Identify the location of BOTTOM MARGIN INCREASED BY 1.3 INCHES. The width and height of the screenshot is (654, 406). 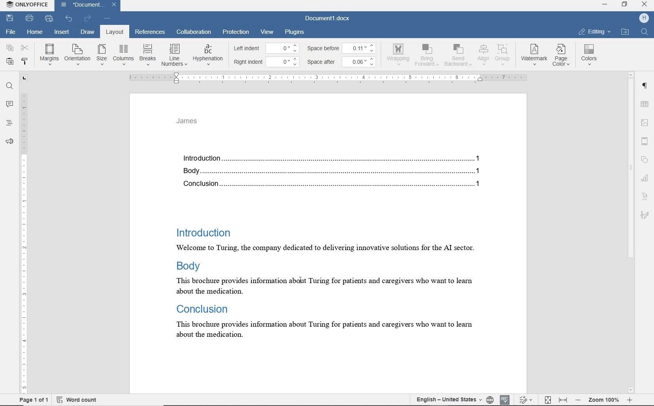
(328, 367).